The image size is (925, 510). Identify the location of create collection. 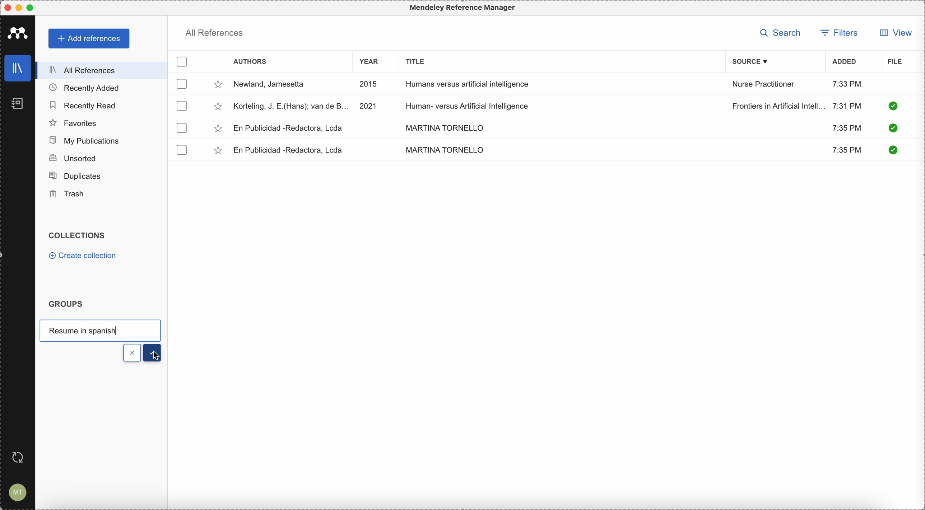
(84, 257).